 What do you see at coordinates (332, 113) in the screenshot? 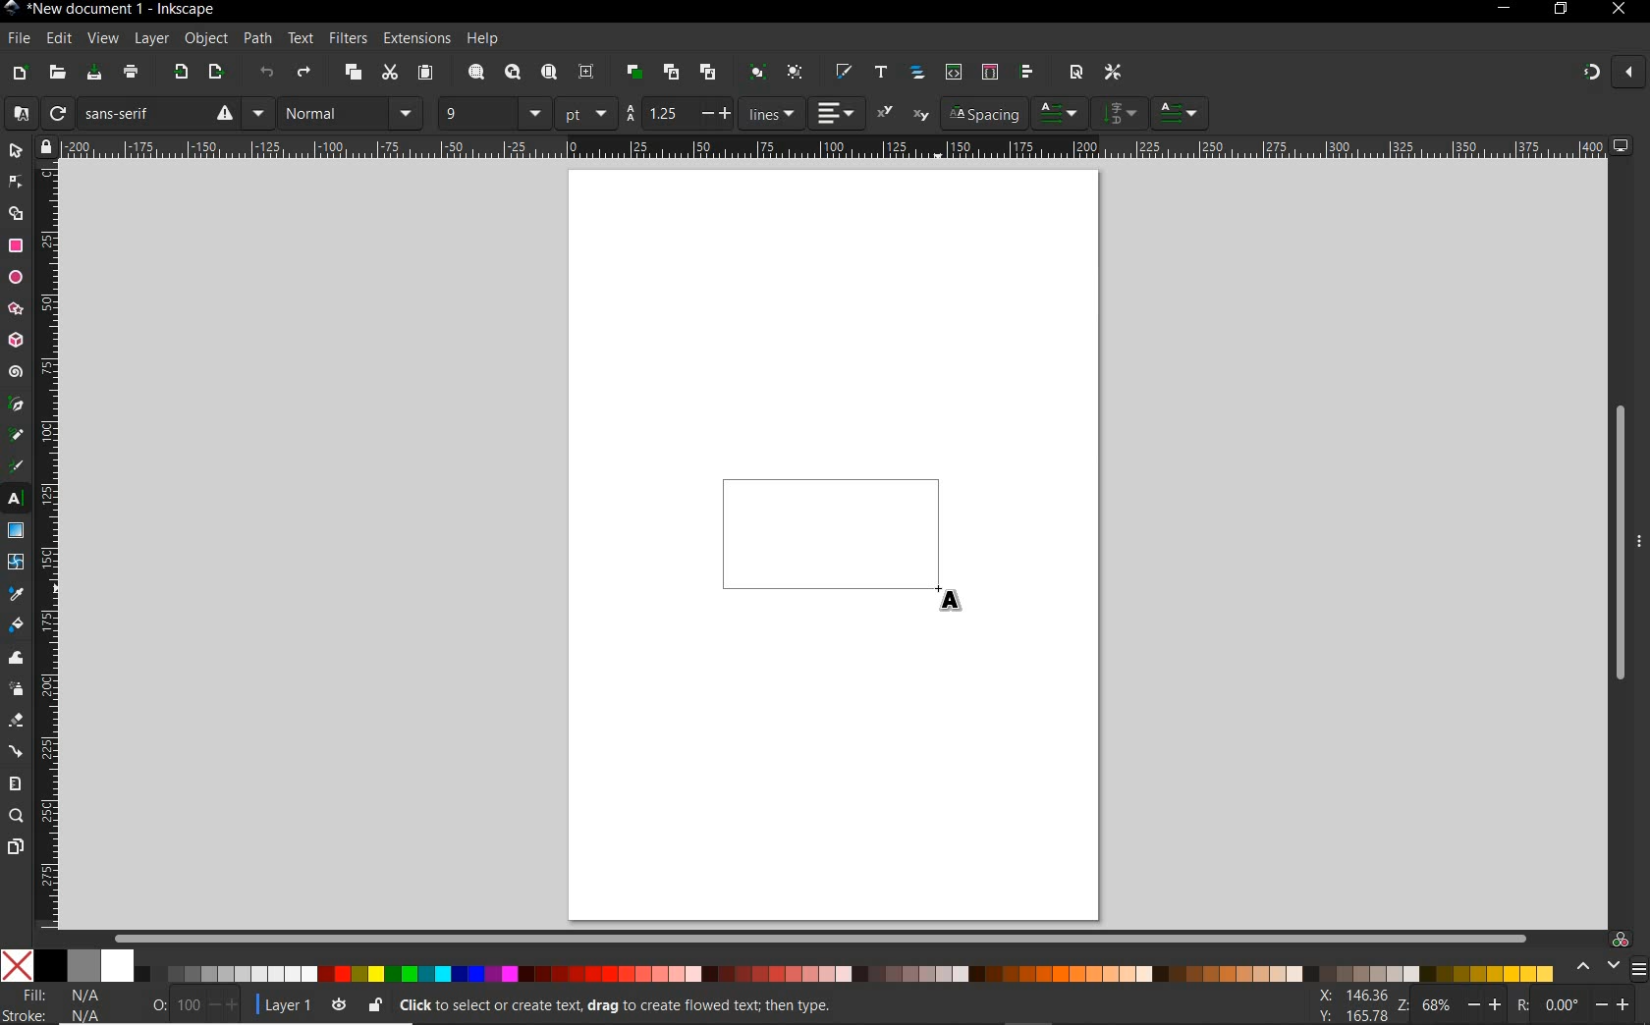
I see `Normal` at bounding box center [332, 113].